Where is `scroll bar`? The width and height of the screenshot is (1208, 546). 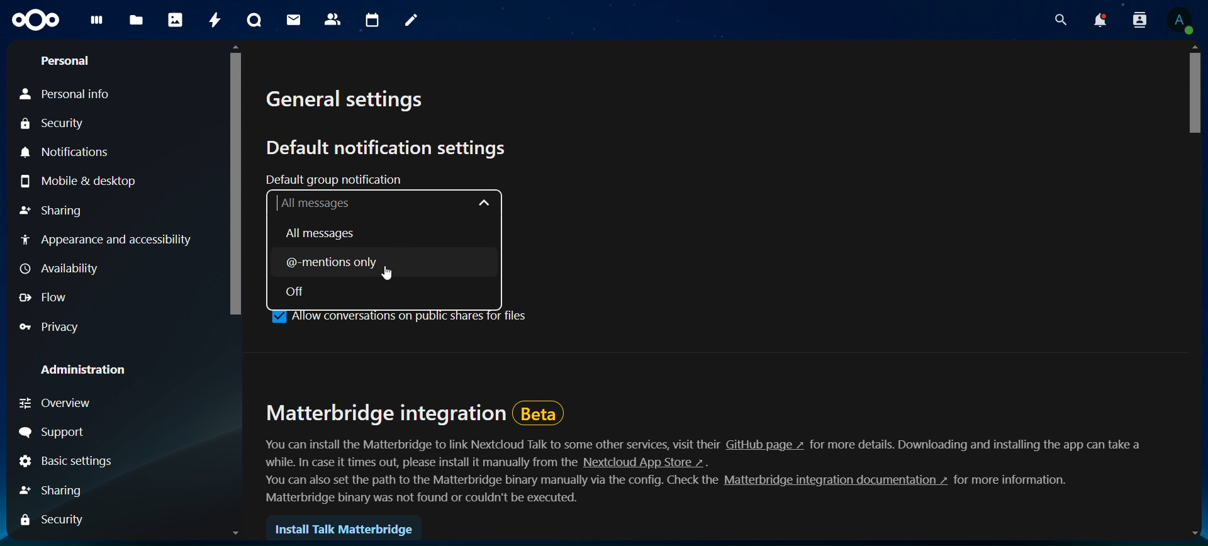
scroll bar is located at coordinates (235, 289).